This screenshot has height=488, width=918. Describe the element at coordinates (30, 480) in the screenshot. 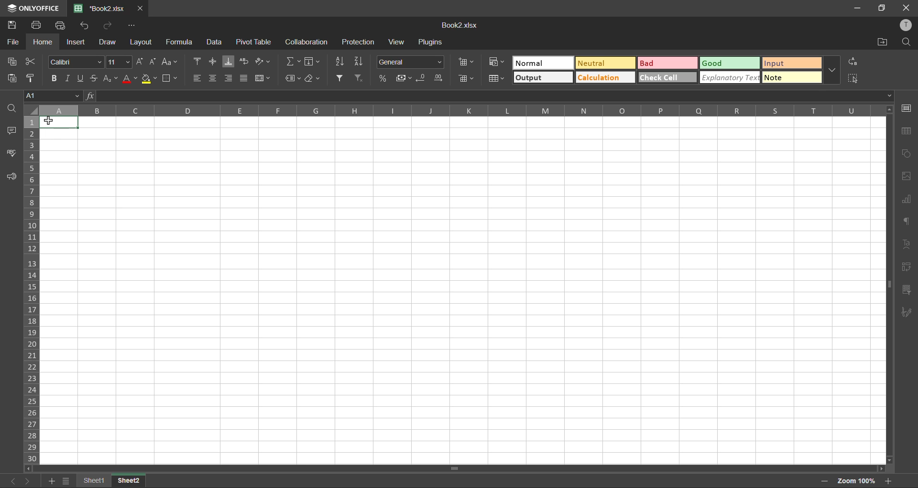

I see `next` at that location.